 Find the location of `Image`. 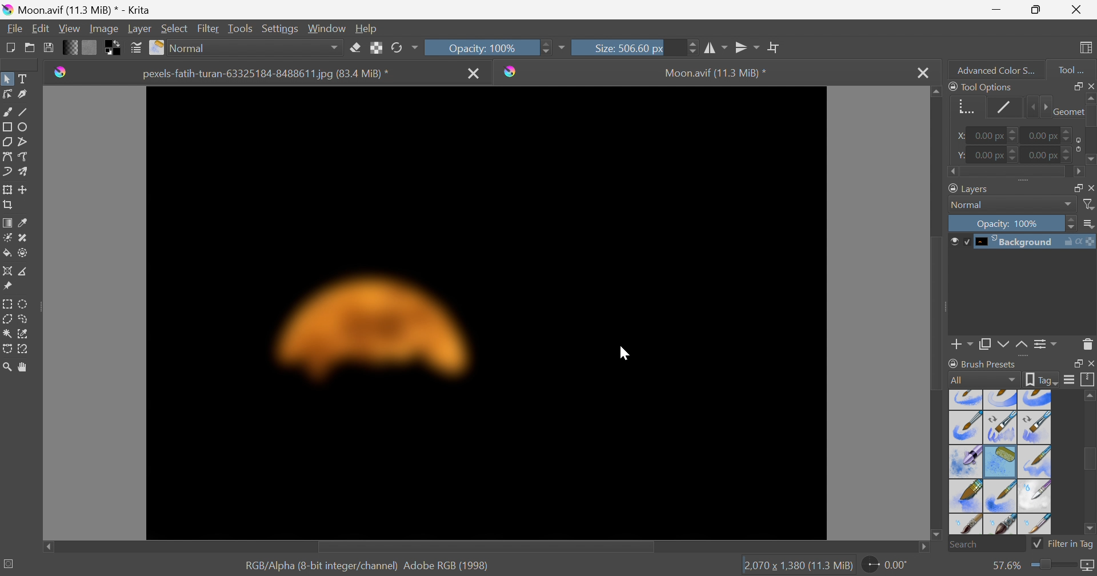

Image is located at coordinates (486, 314).